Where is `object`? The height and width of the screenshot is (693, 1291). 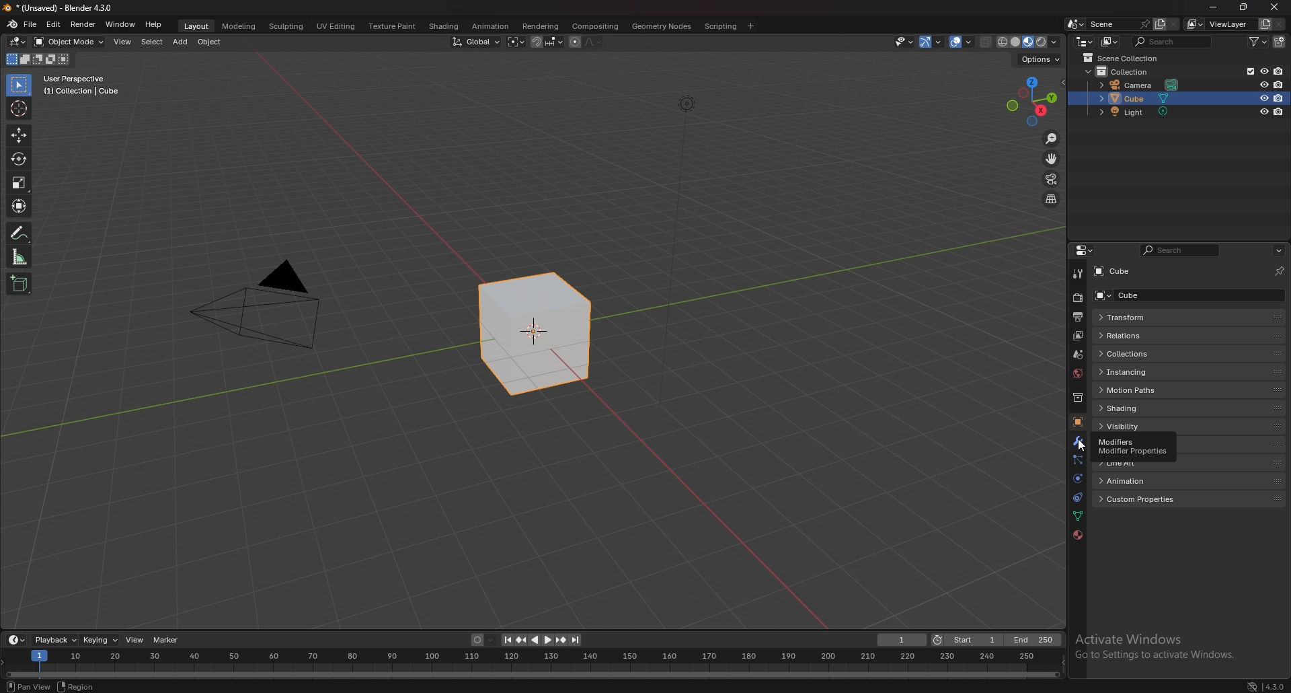
object is located at coordinates (210, 42).